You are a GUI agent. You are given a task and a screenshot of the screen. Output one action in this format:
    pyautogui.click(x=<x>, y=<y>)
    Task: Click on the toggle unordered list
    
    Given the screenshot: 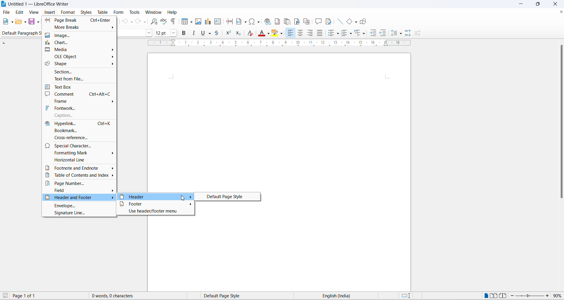 What is the action you would take?
    pyautogui.click(x=330, y=33)
    